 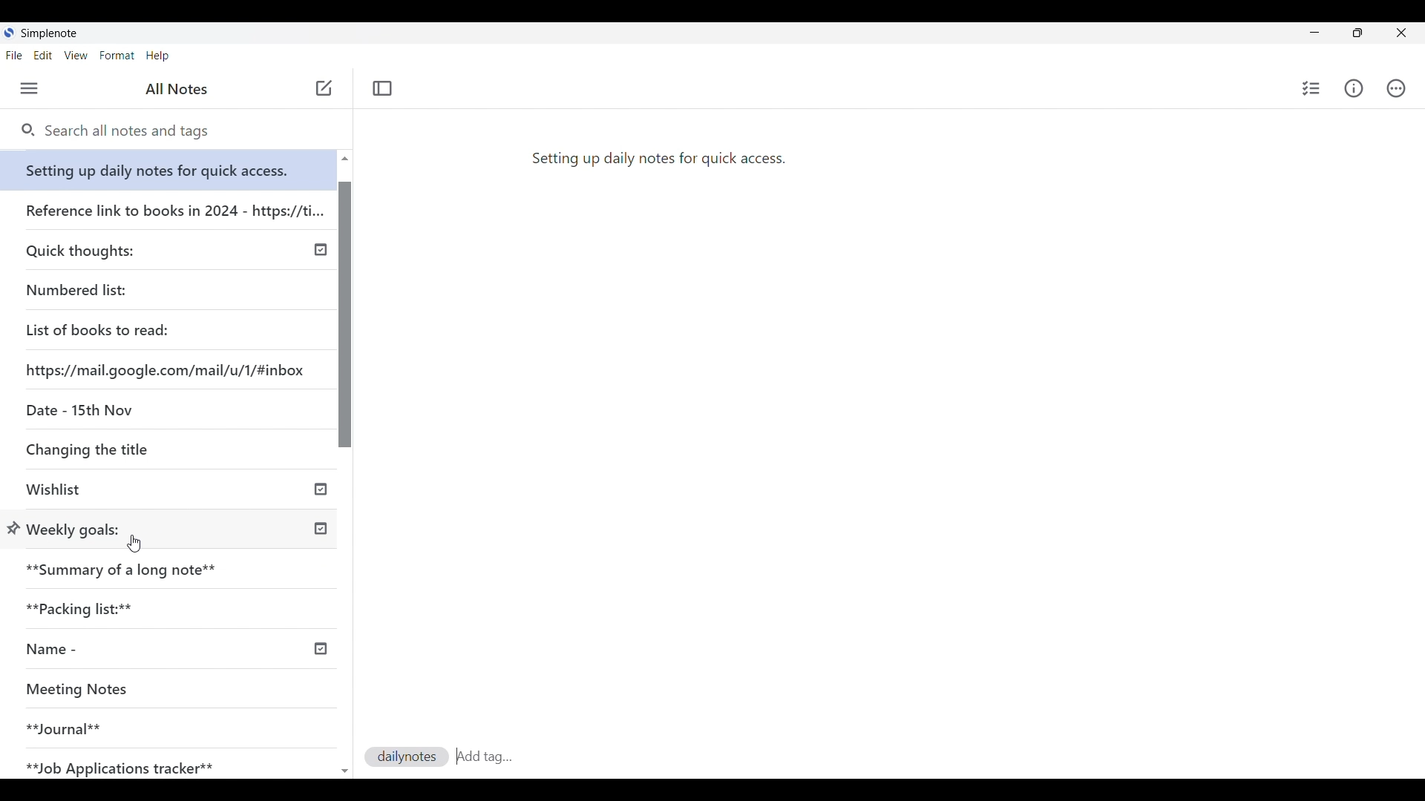 I want to click on dailynotes, so click(x=402, y=756).